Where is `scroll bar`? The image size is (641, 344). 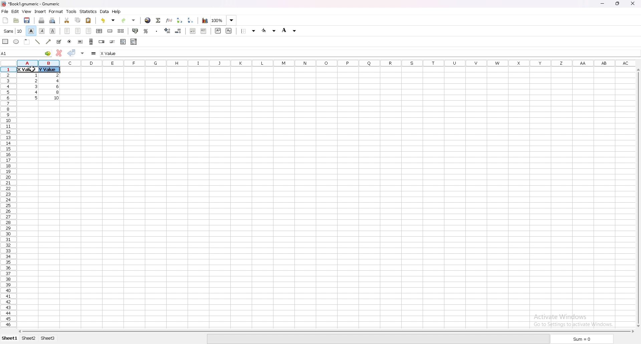
scroll bar is located at coordinates (637, 198).